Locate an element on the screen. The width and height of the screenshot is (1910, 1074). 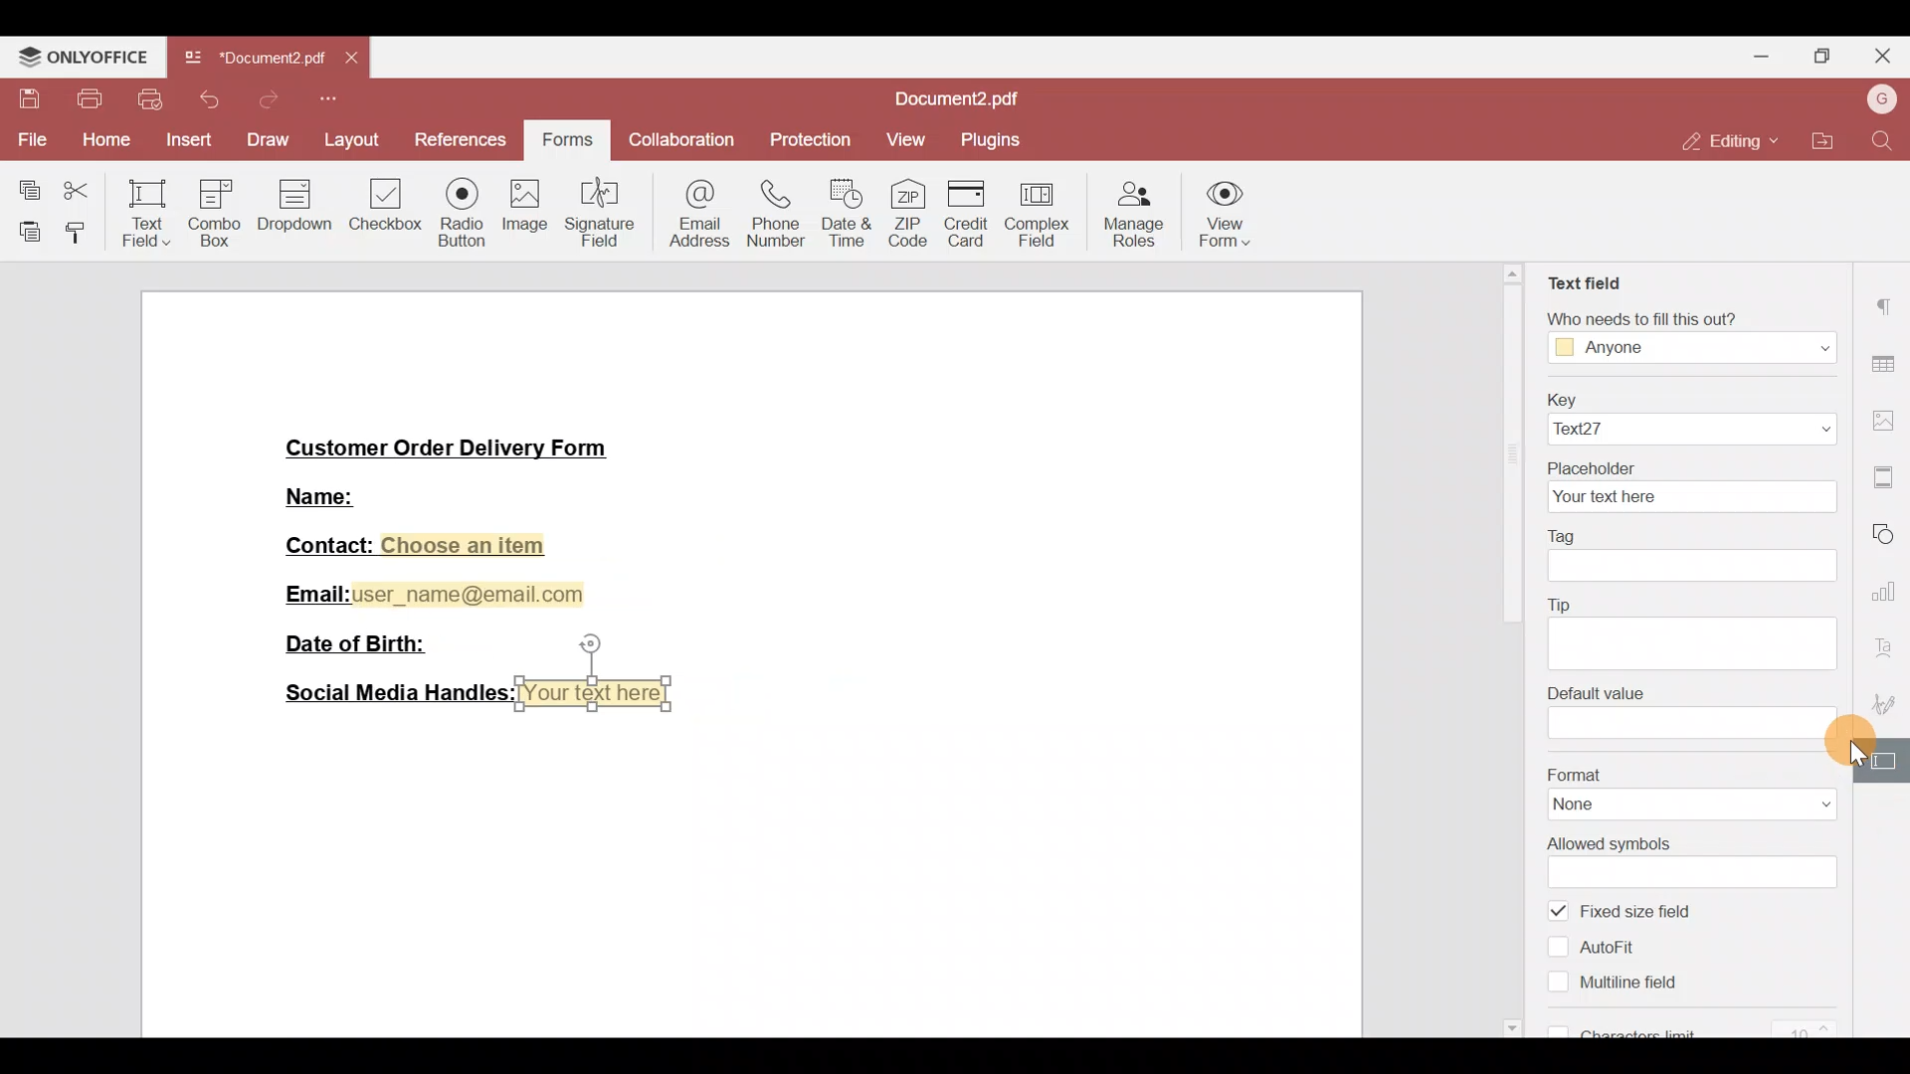
Allowed symbols is located at coordinates (1694, 862).